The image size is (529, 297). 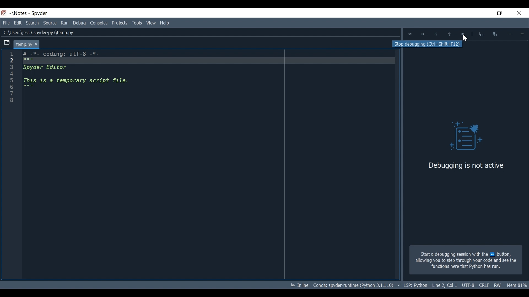 I want to click on Start a debugging session with the next button allowing you to step through your code and see the functions here that Python has run, so click(x=466, y=260).